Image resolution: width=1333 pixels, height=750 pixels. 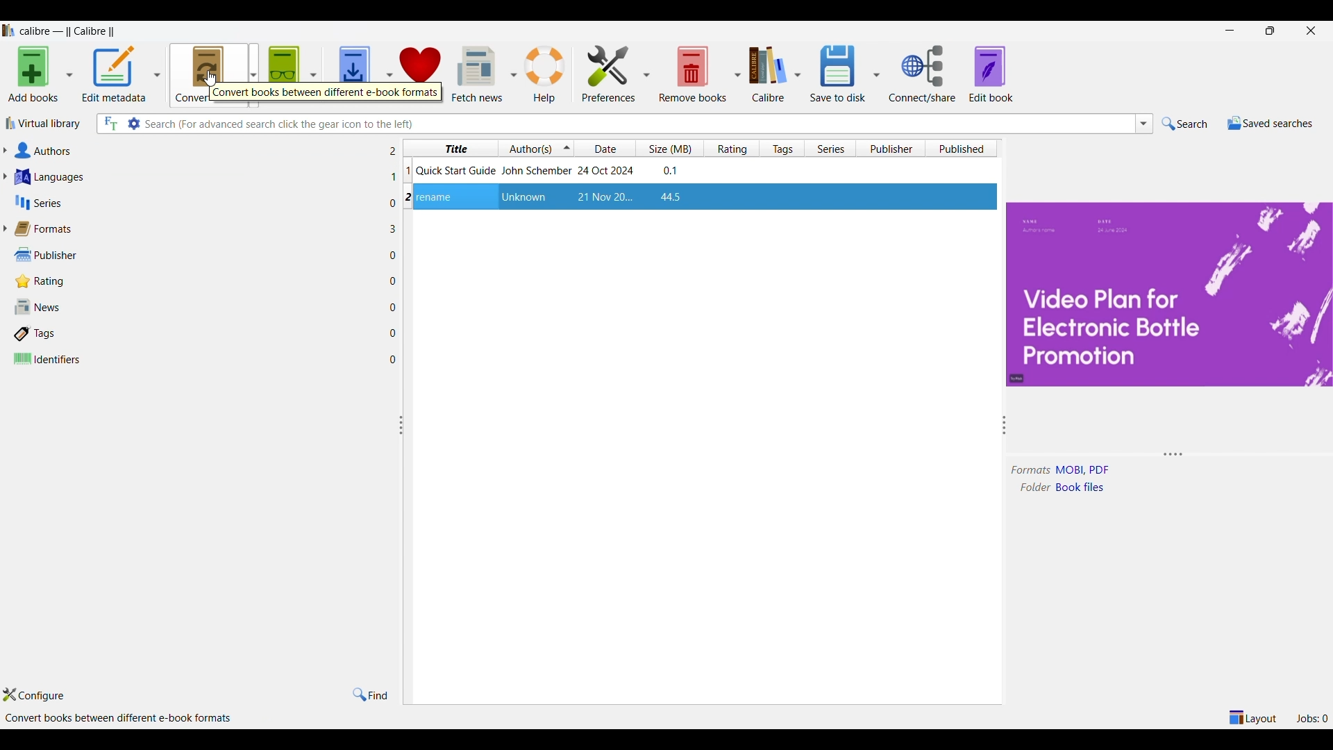 I want to click on Expand authors, so click(x=5, y=151).